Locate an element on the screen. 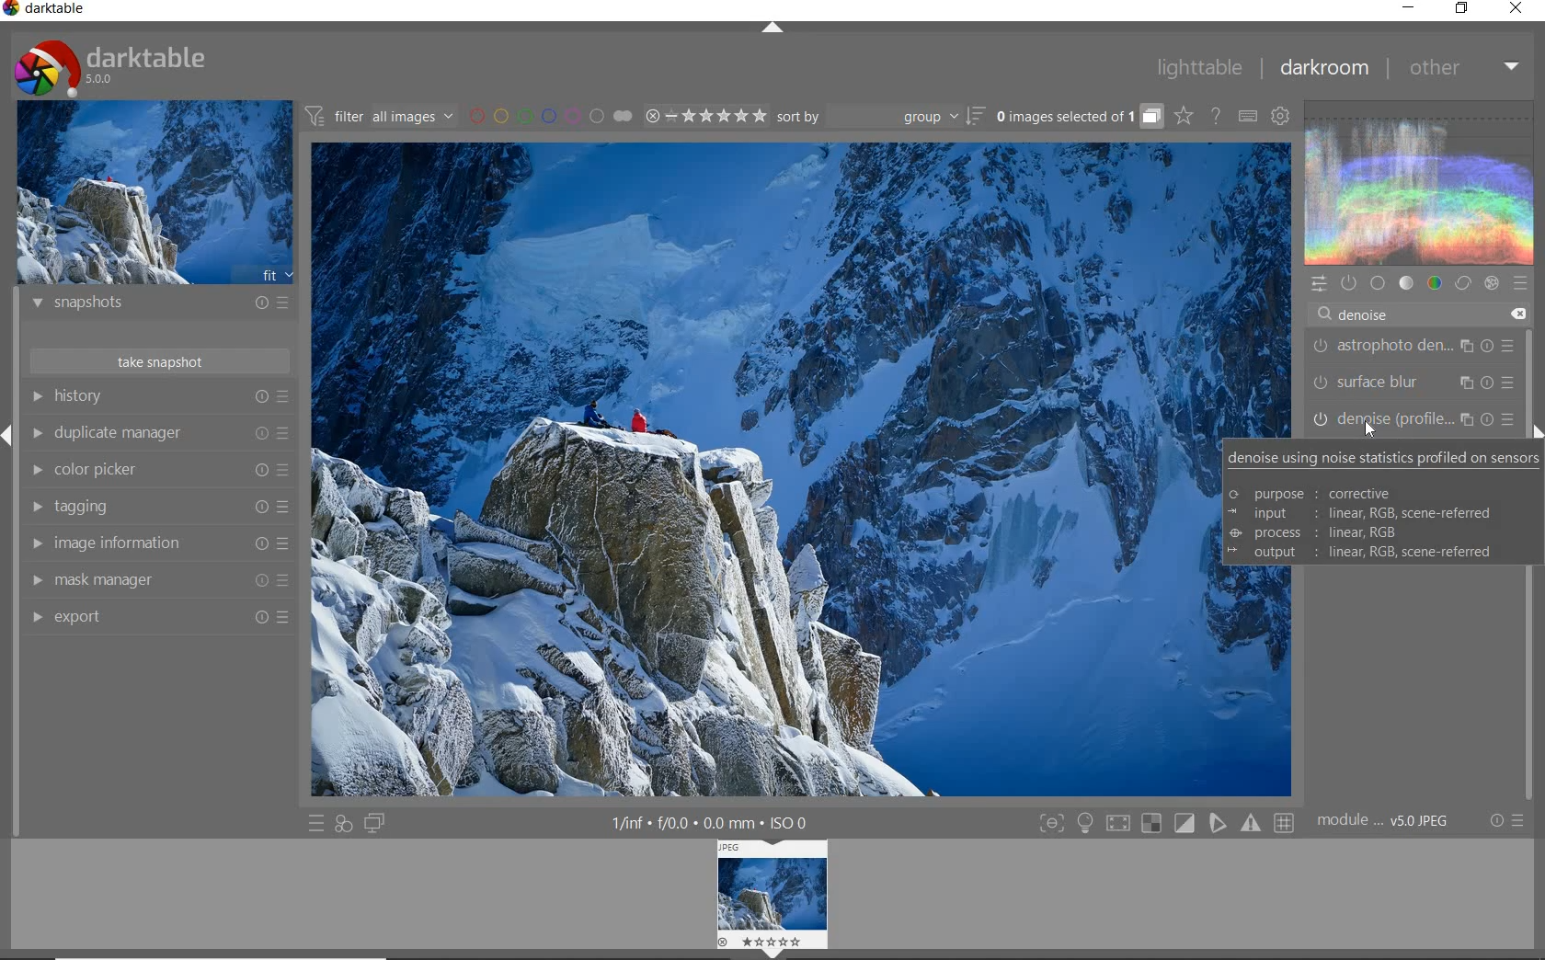 Image resolution: width=1545 pixels, height=960 pixels. display a second darkroom image window is located at coordinates (374, 824).